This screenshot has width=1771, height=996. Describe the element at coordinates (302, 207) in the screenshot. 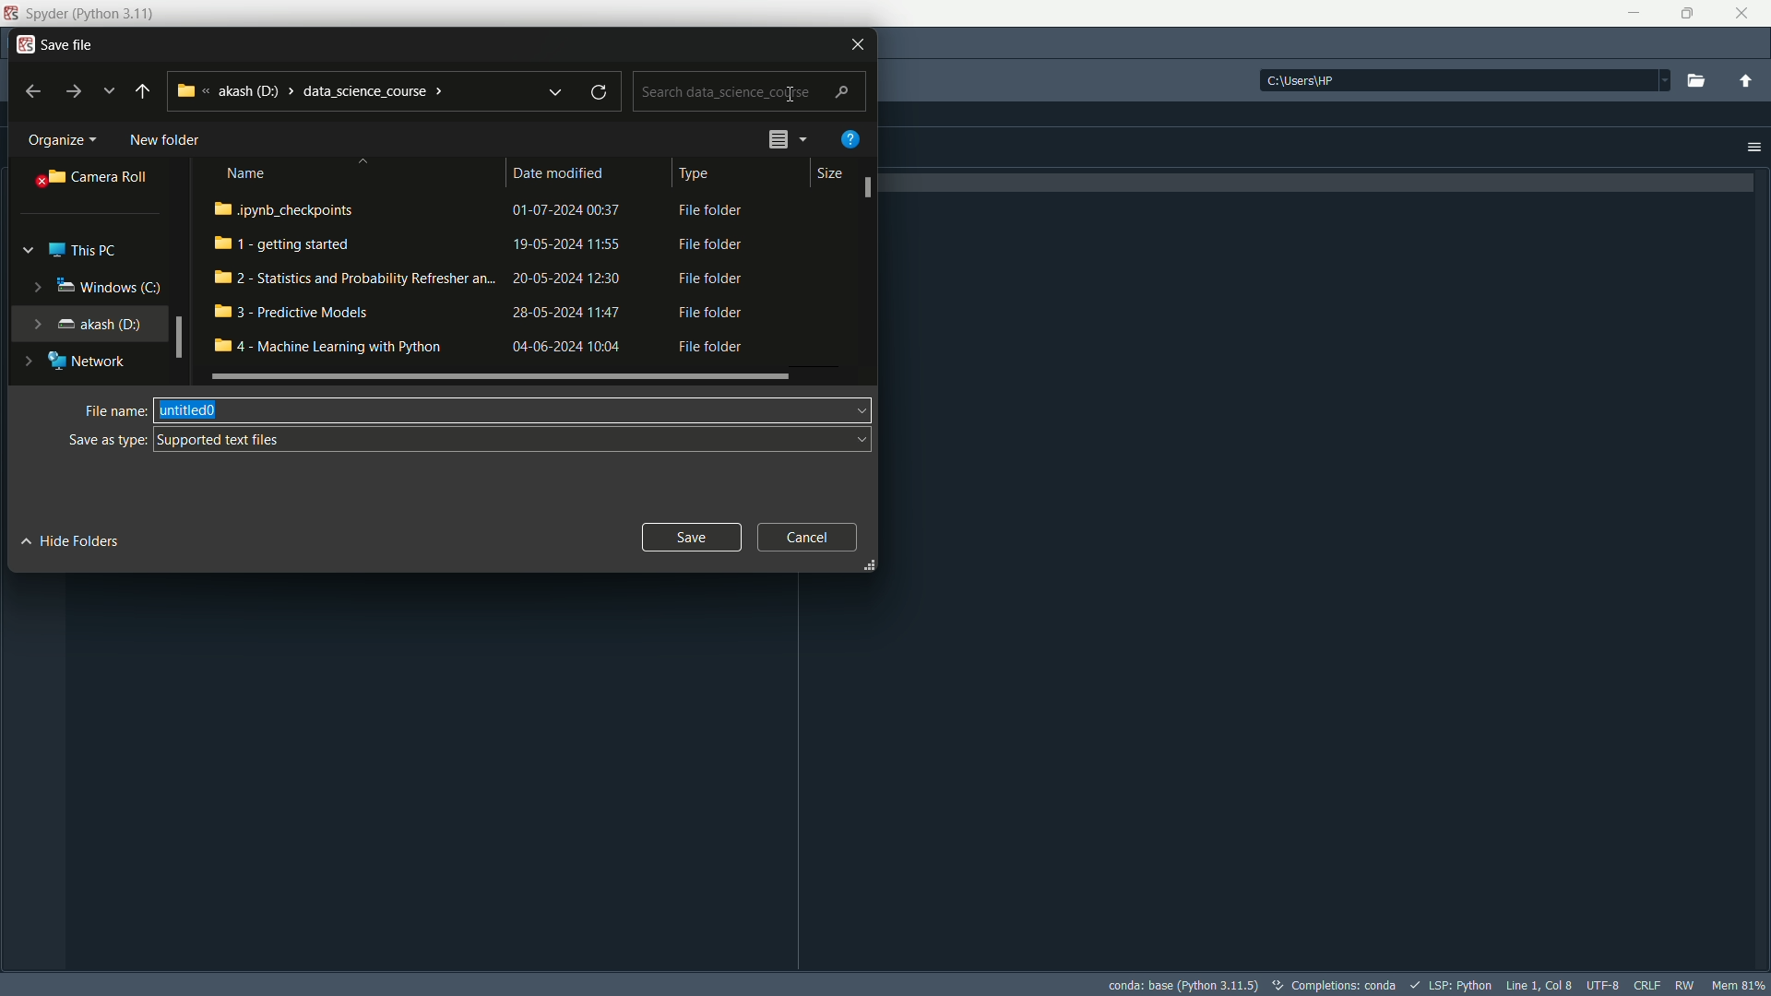

I see `I ipynb_checkpoints` at that location.